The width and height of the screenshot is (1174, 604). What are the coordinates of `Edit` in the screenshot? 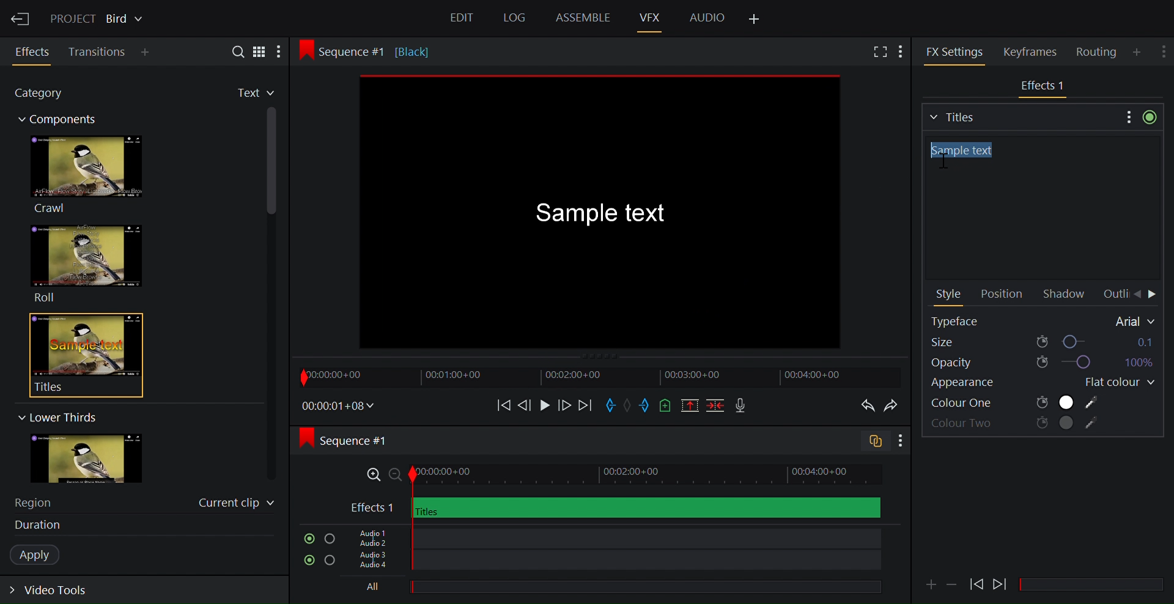 It's located at (463, 20).